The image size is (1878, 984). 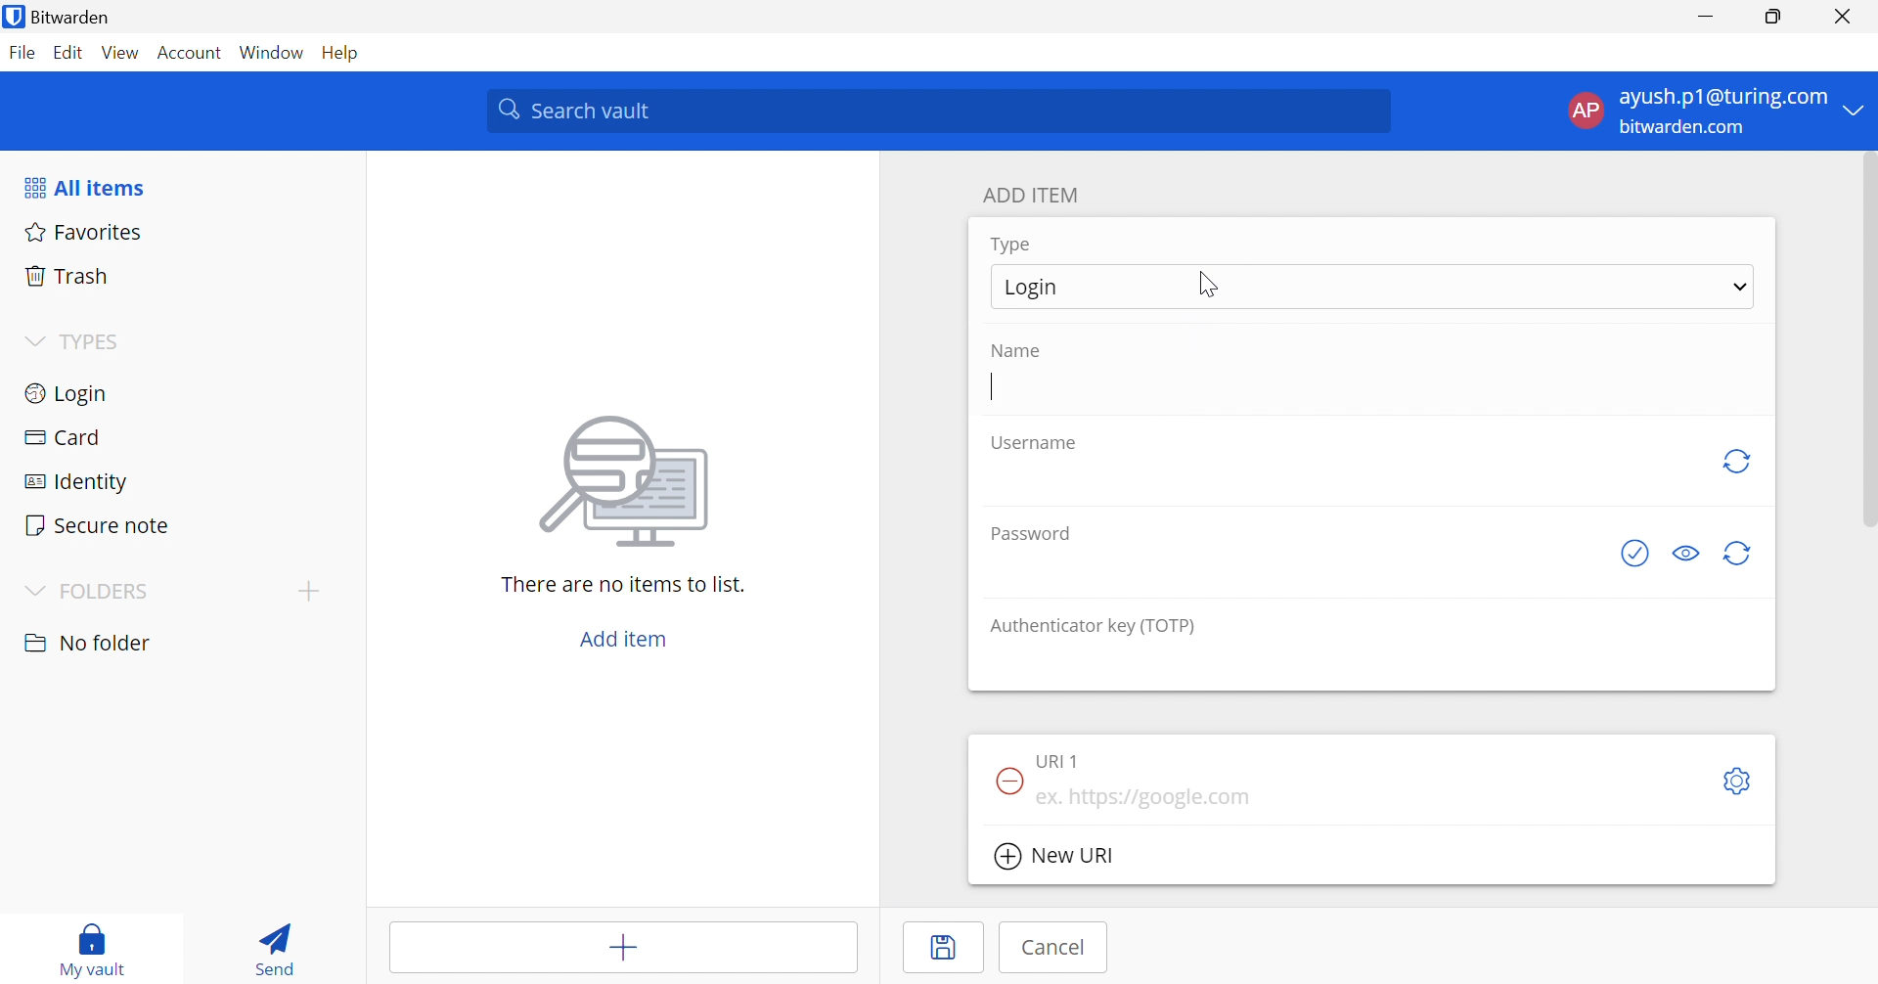 I want to click on nO FOLDER, so click(x=92, y=643).